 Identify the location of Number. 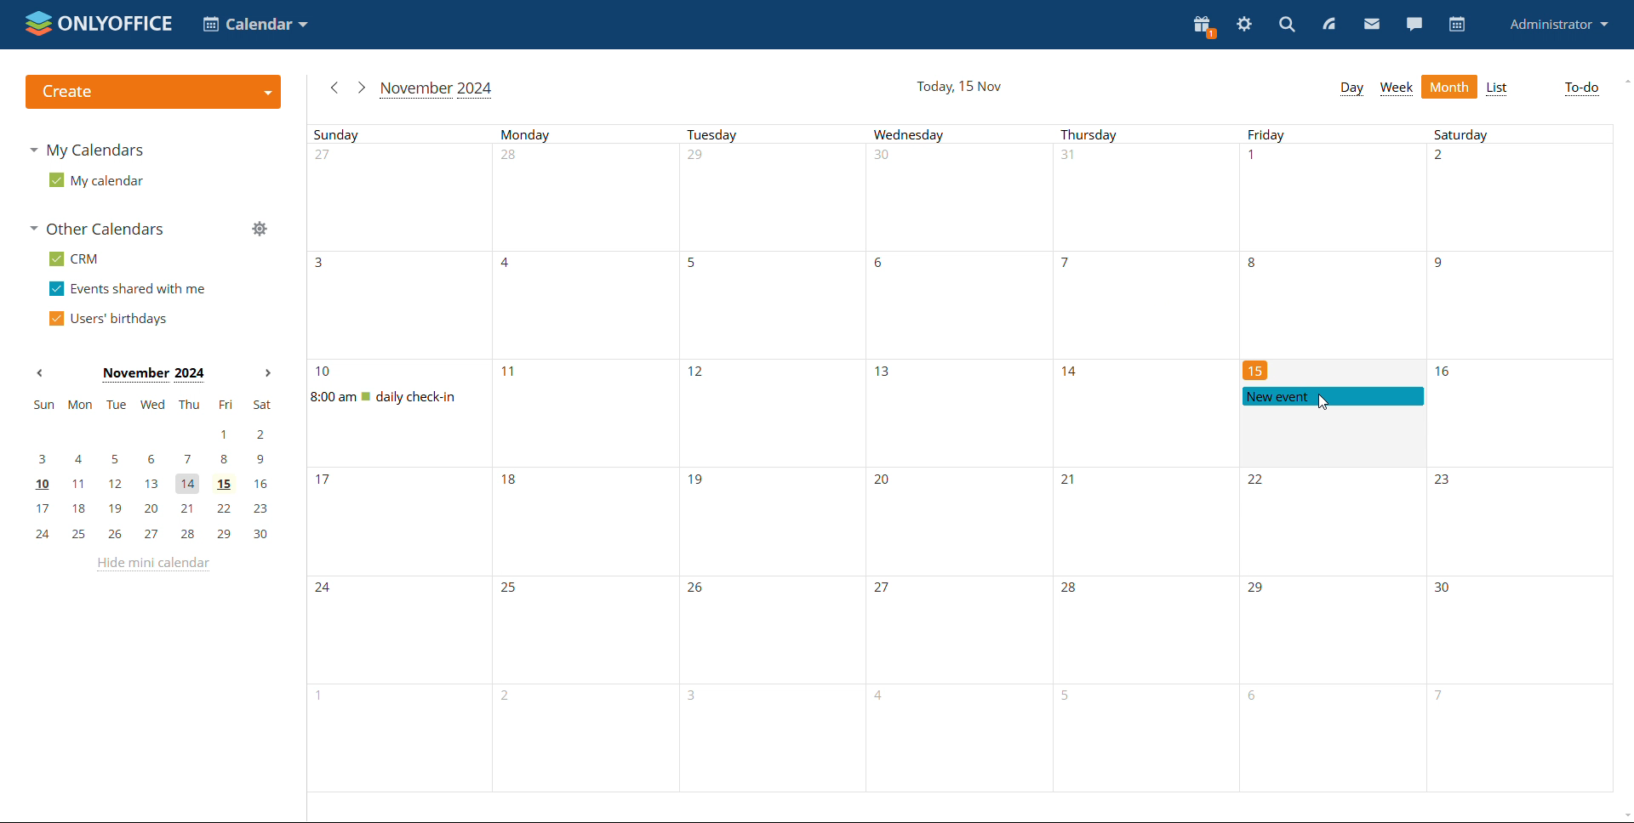
(1446, 372).